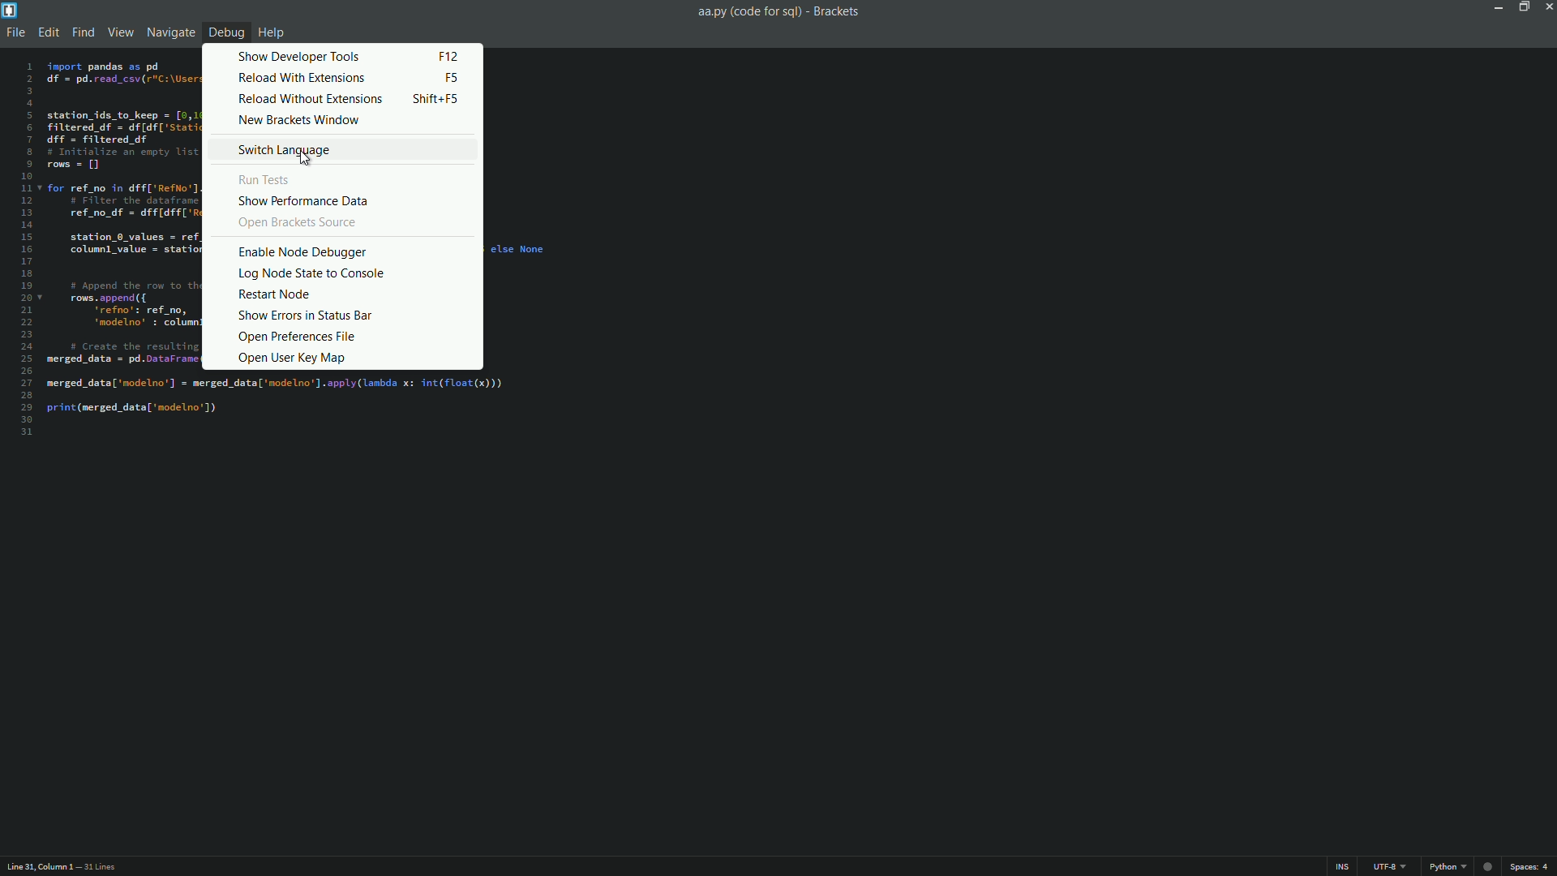 This screenshot has height=876, width=1557. What do you see at coordinates (38, 868) in the screenshot?
I see `cursor position` at bounding box center [38, 868].